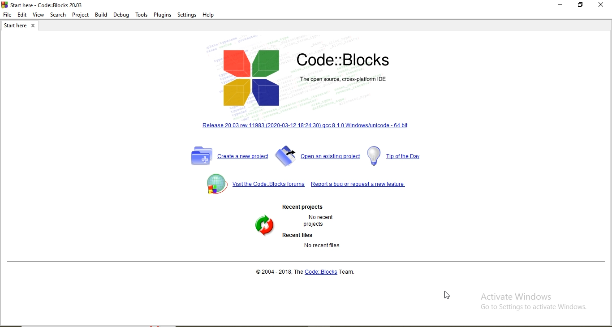 The width and height of the screenshot is (612, 327). I want to click on Open an existing project, so click(318, 156).